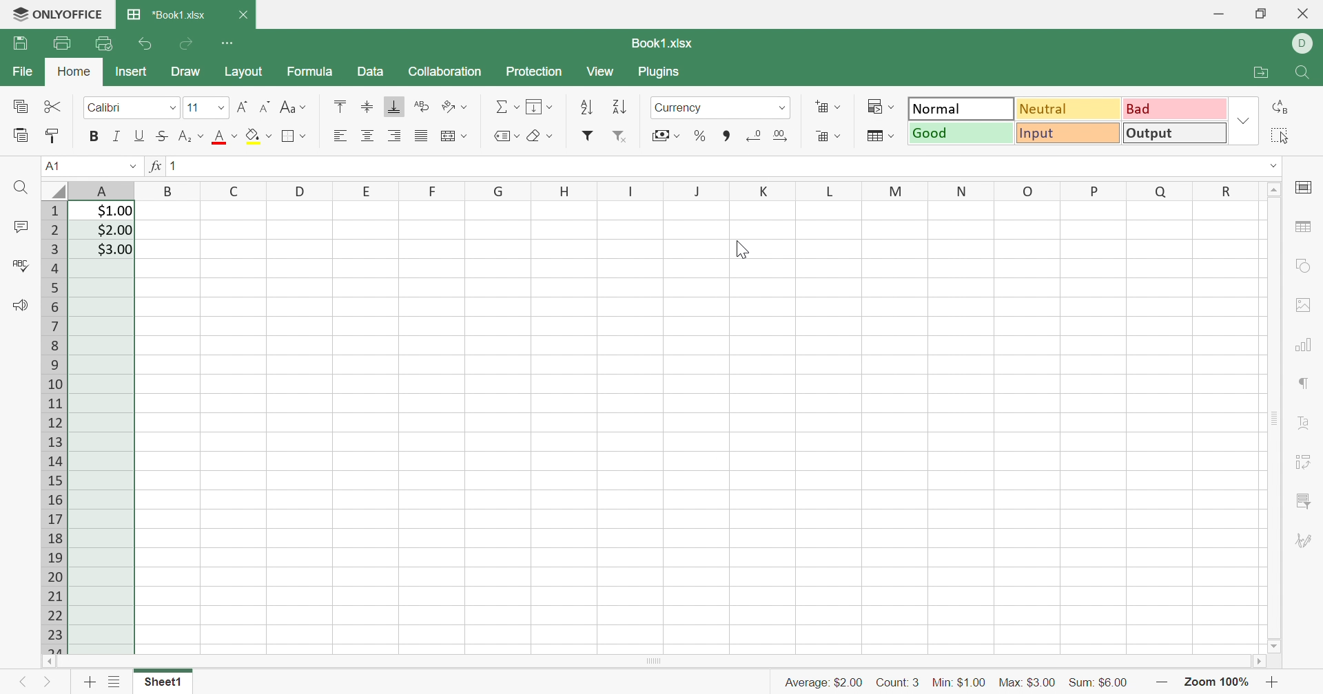  I want to click on $3.00, so click(116, 250).